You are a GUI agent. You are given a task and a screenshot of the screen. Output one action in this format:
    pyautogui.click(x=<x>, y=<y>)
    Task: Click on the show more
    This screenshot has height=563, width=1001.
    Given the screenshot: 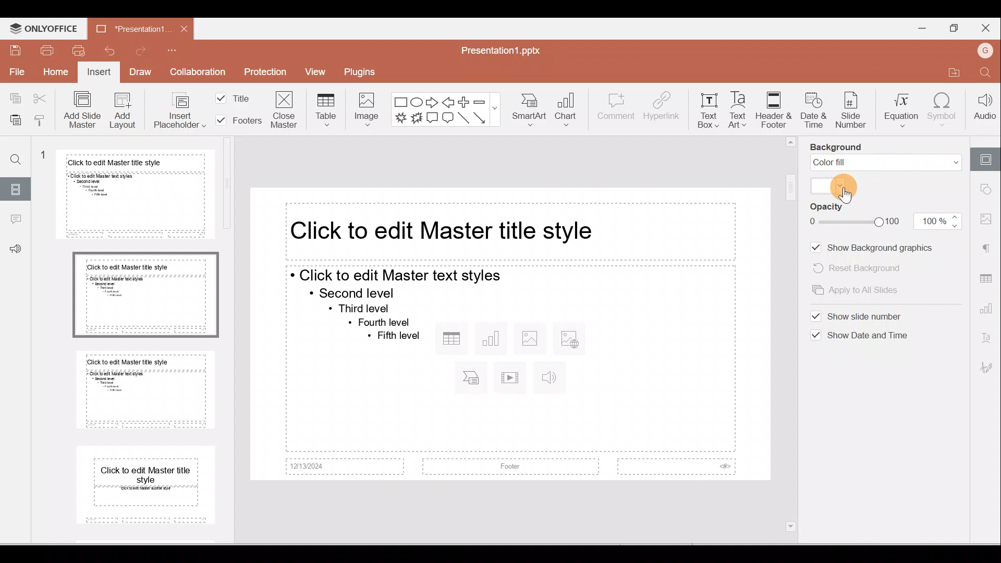 What is the action you would take?
    pyautogui.click(x=496, y=107)
    